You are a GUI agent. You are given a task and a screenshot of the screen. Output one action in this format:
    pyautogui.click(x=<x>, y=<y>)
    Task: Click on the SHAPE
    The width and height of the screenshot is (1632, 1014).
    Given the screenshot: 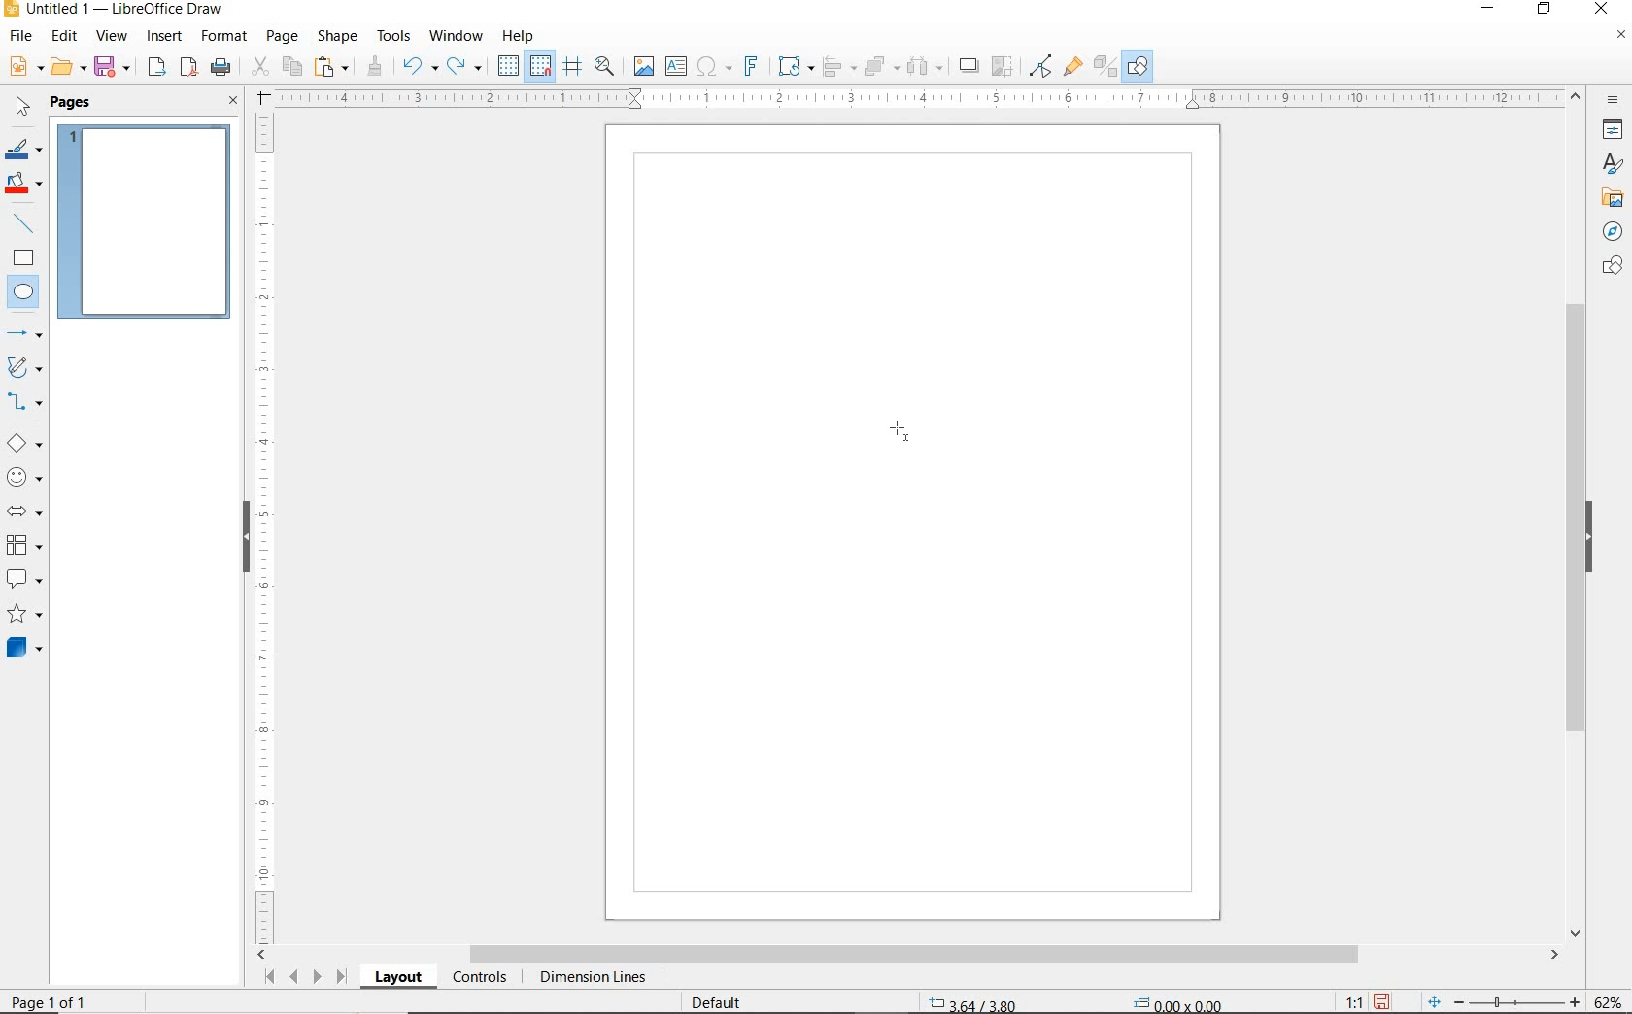 What is the action you would take?
    pyautogui.click(x=339, y=39)
    